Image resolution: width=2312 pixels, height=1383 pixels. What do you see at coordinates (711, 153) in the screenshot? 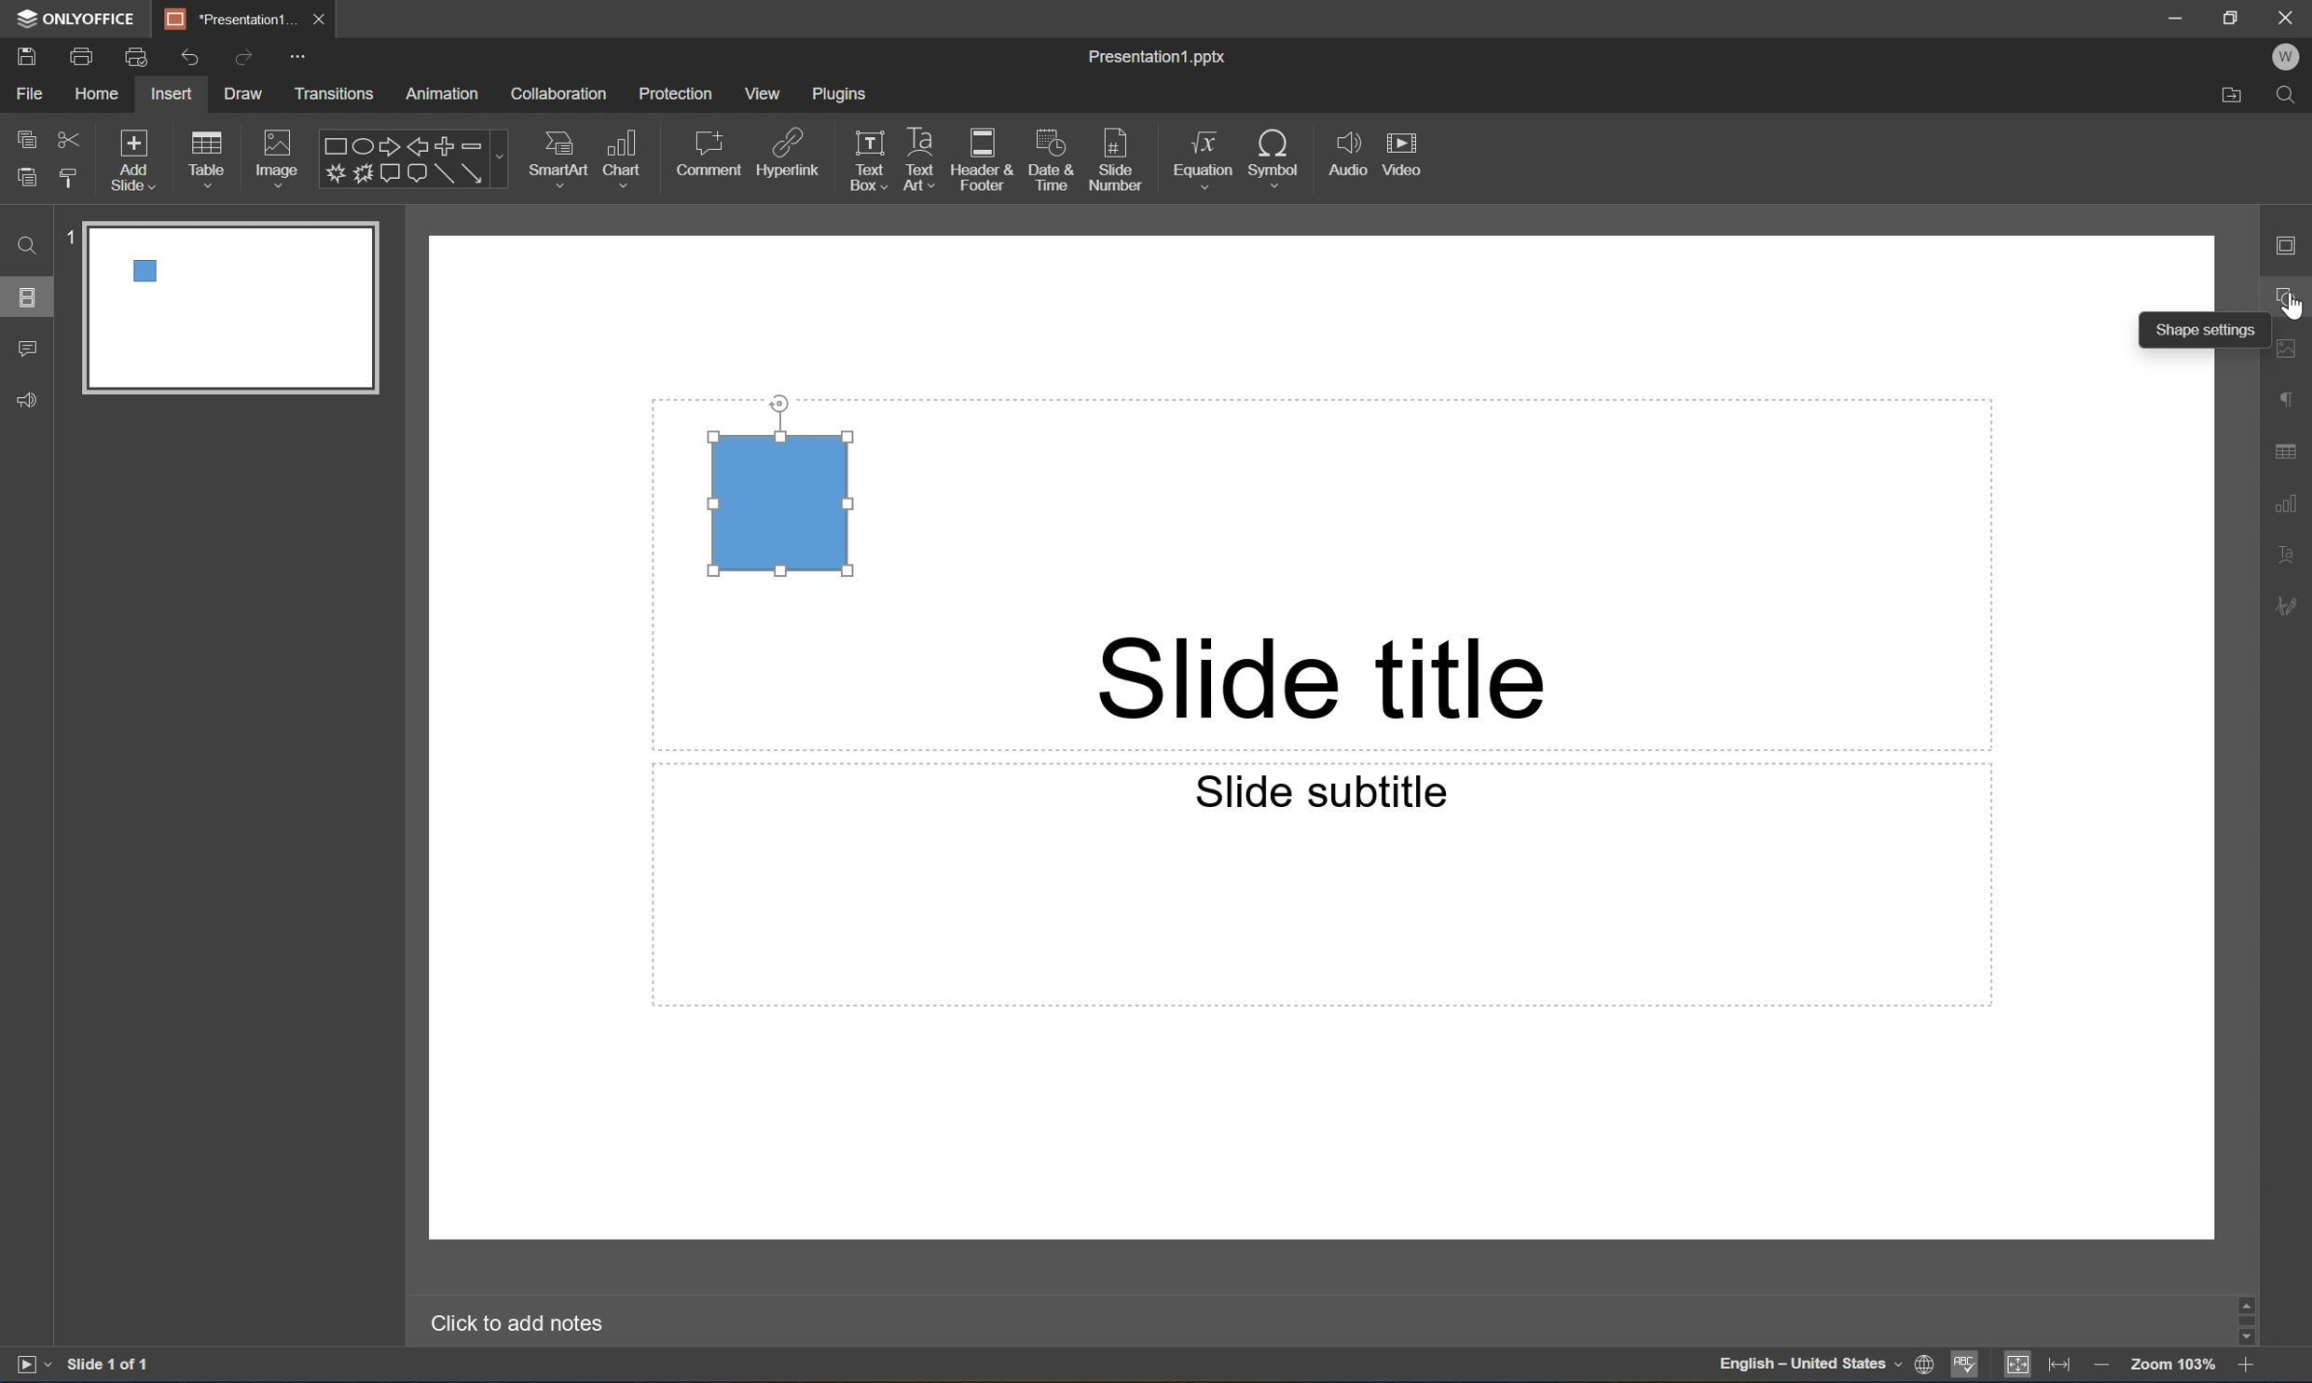
I see `Comment` at bounding box center [711, 153].